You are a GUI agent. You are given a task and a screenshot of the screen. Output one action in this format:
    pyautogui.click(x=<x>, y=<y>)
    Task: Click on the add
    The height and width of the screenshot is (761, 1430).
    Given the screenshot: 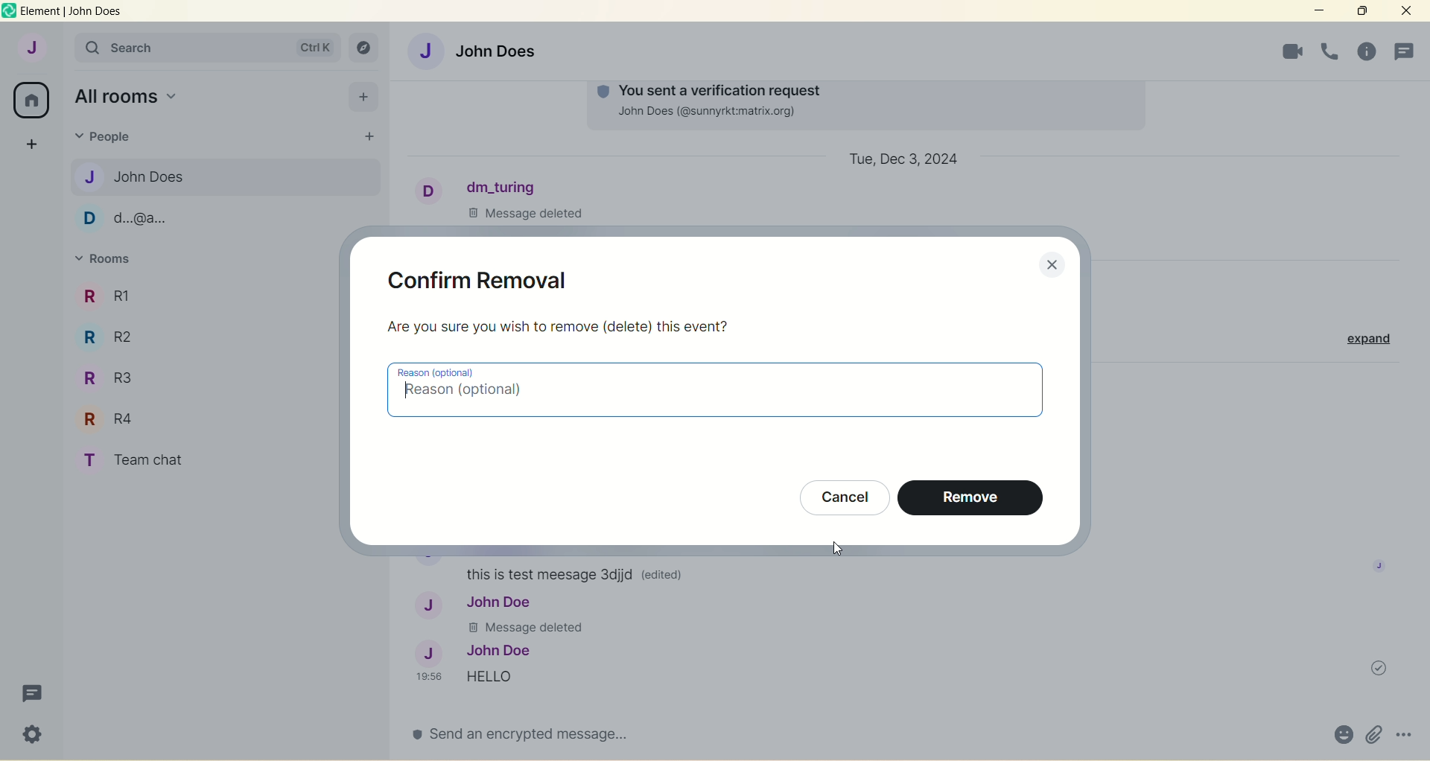 What is the action you would take?
    pyautogui.click(x=363, y=97)
    